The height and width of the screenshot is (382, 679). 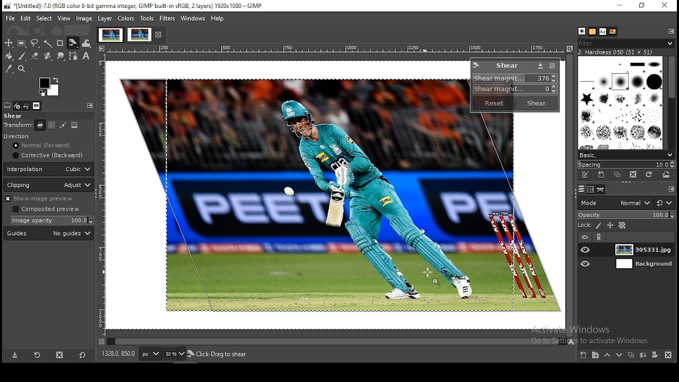 What do you see at coordinates (540, 66) in the screenshot?
I see `` at bounding box center [540, 66].